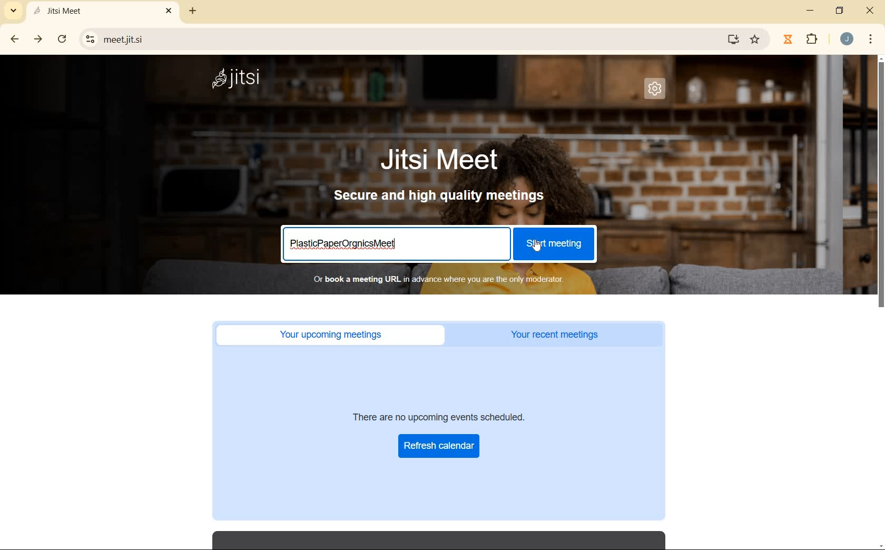  Describe the element at coordinates (841, 12) in the screenshot. I see `restore down` at that location.